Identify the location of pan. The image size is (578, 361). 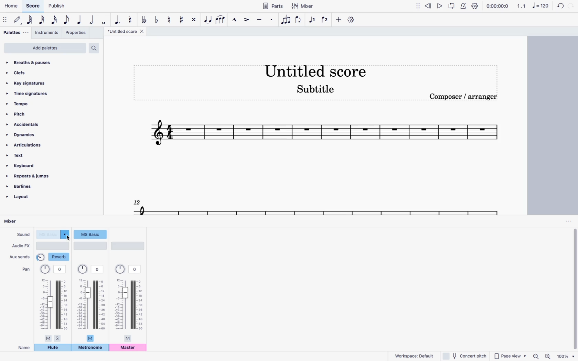
(91, 303).